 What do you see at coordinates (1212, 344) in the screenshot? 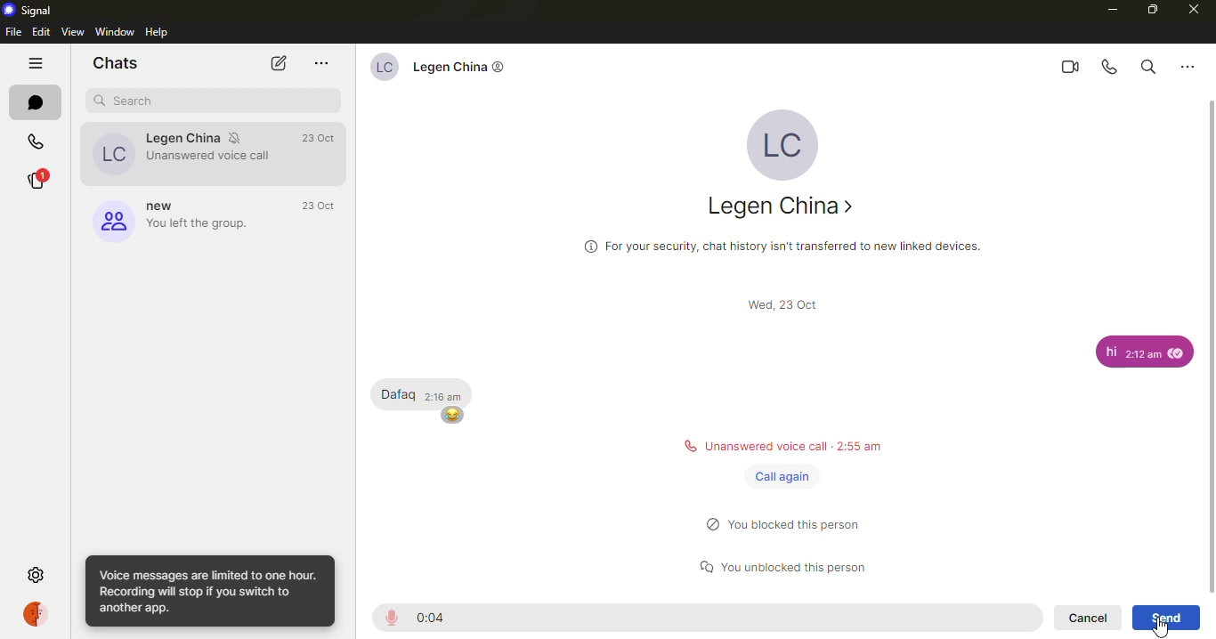
I see `scroll bar` at bounding box center [1212, 344].